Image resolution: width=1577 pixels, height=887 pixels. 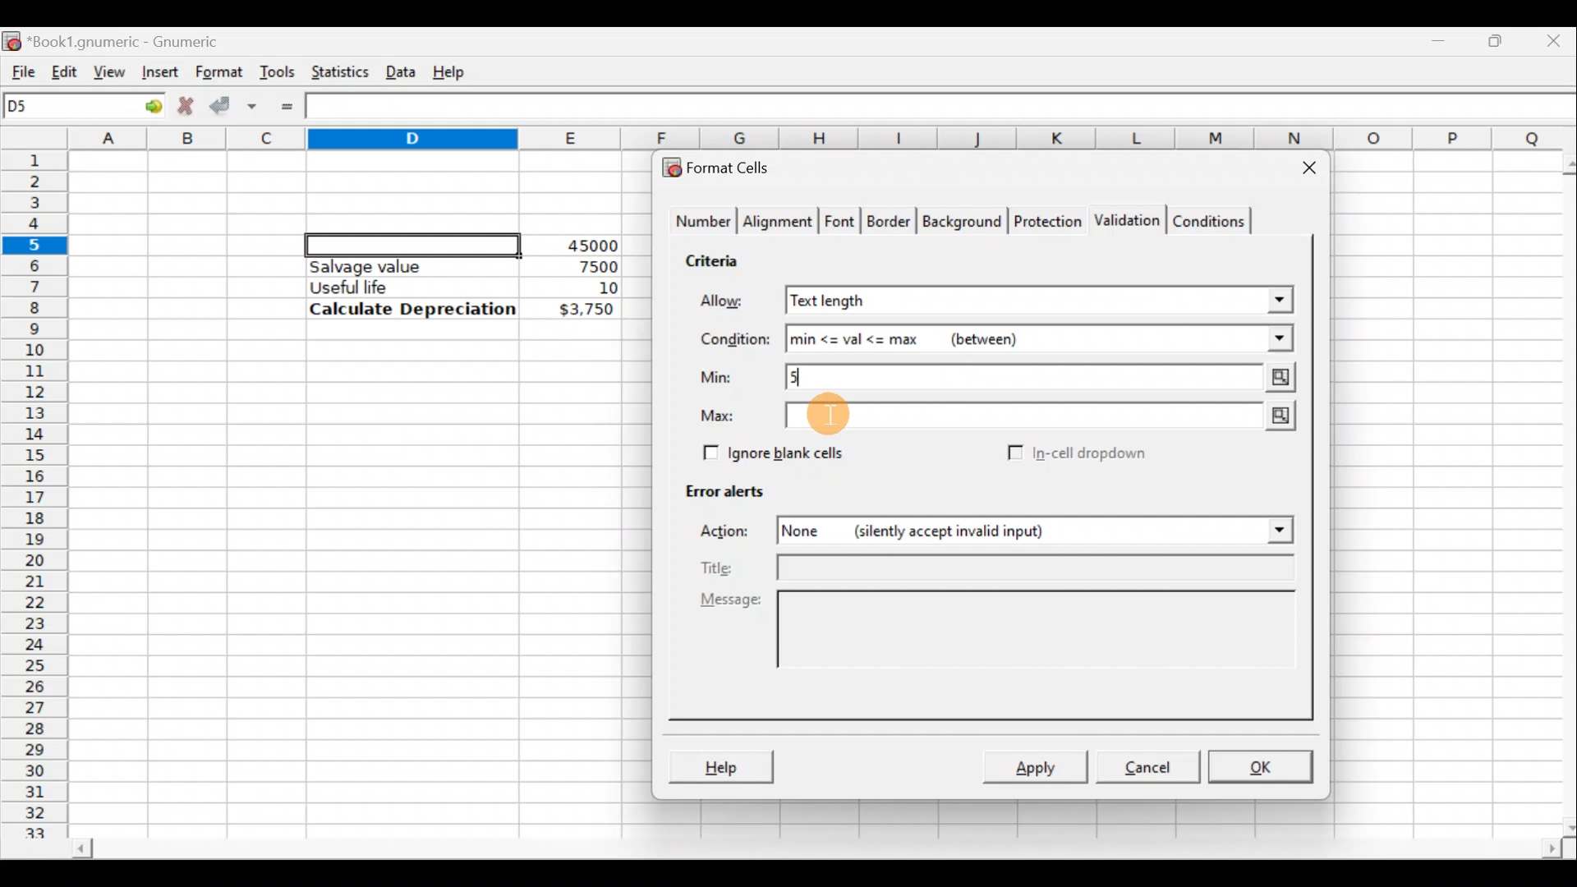 I want to click on Help, so click(x=720, y=769).